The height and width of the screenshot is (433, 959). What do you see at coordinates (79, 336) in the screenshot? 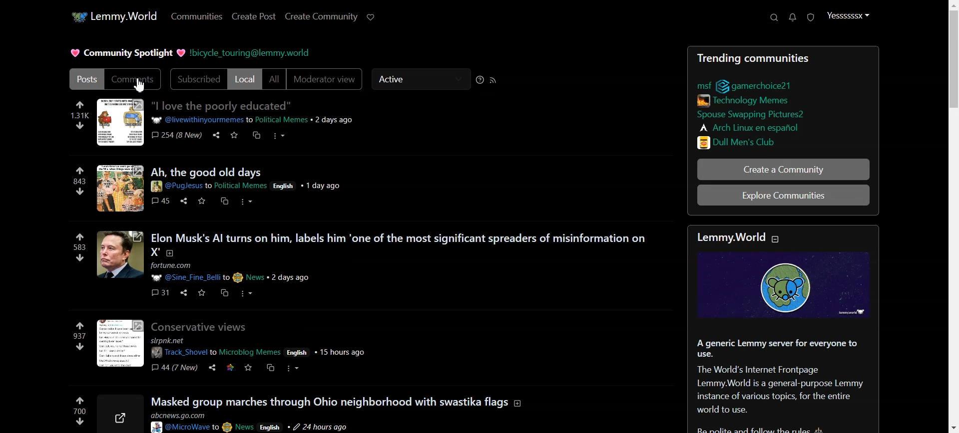
I see `337` at bounding box center [79, 336].